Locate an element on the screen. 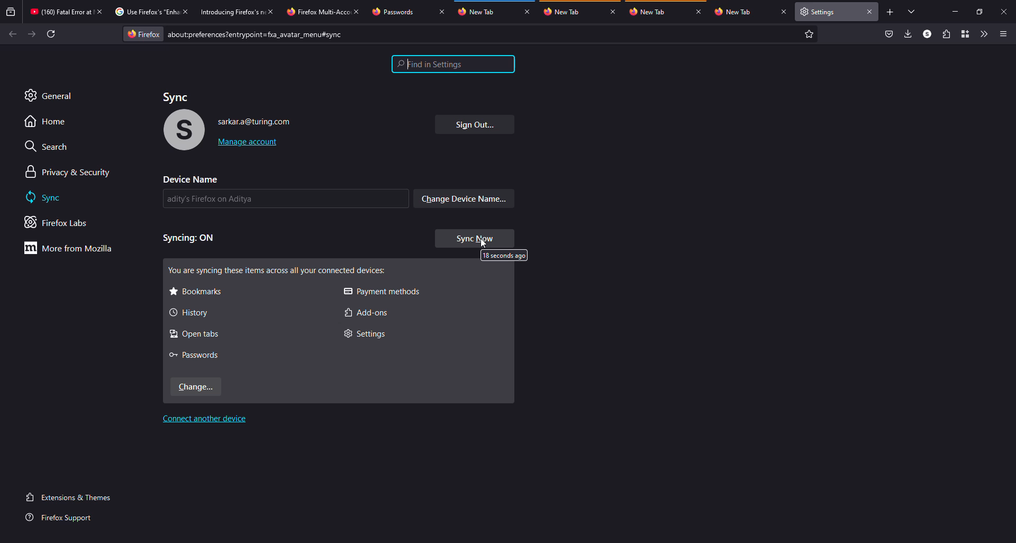  firefox labs is located at coordinates (60, 221).